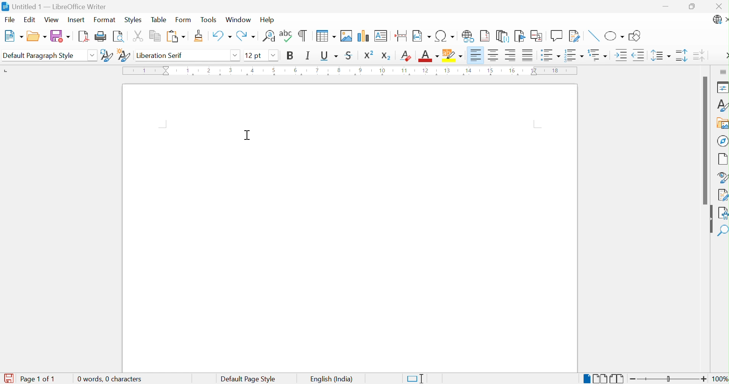  What do you see at coordinates (303, 35) in the screenshot?
I see `Toggle Formatting Marks` at bounding box center [303, 35].